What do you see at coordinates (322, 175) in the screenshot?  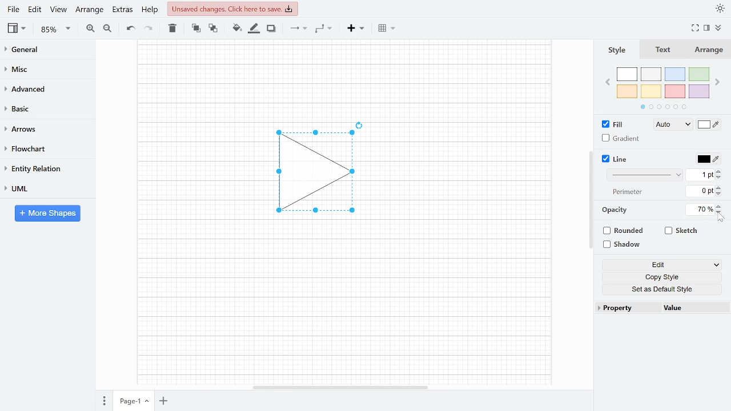 I see `Triangle` at bounding box center [322, 175].